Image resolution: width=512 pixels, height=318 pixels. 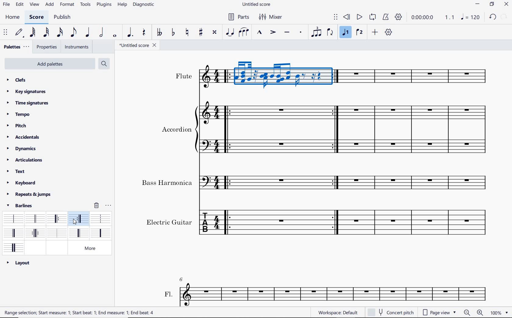 I want to click on PARTS, so click(x=238, y=18).